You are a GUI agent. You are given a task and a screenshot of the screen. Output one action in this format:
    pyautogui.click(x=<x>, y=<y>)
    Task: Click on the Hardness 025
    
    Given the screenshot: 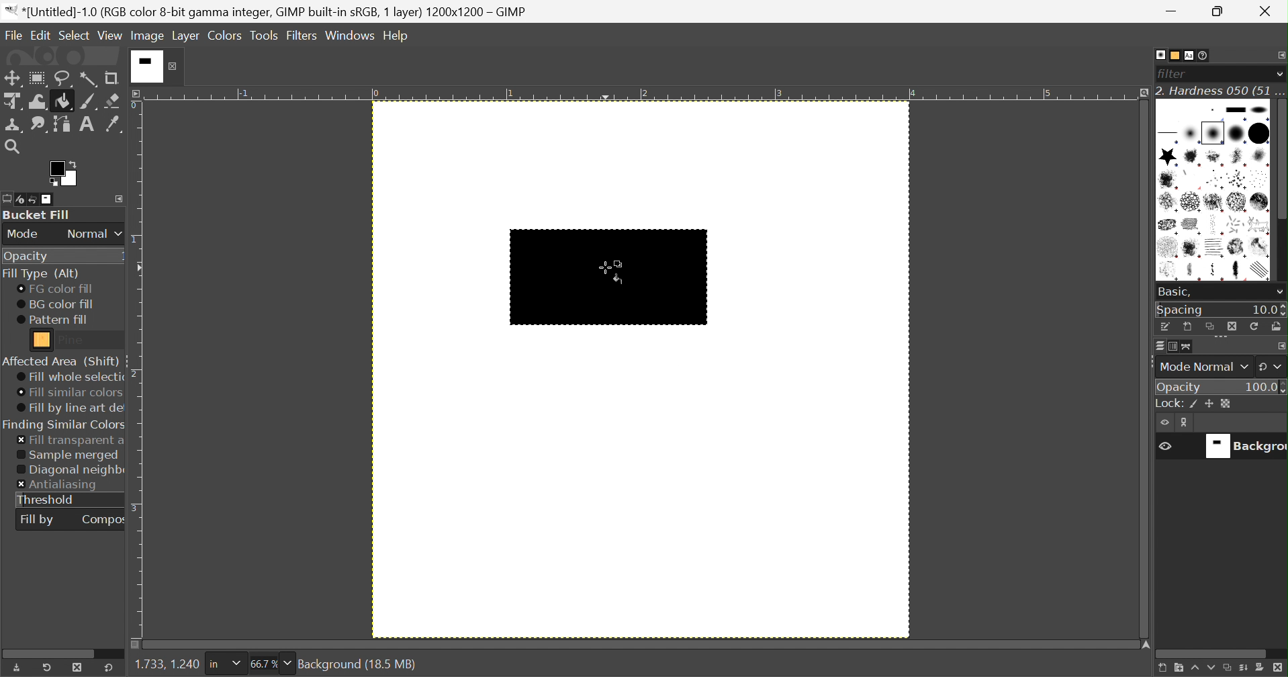 What is the action you would take?
    pyautogui.click(x=1191, y=134)
    